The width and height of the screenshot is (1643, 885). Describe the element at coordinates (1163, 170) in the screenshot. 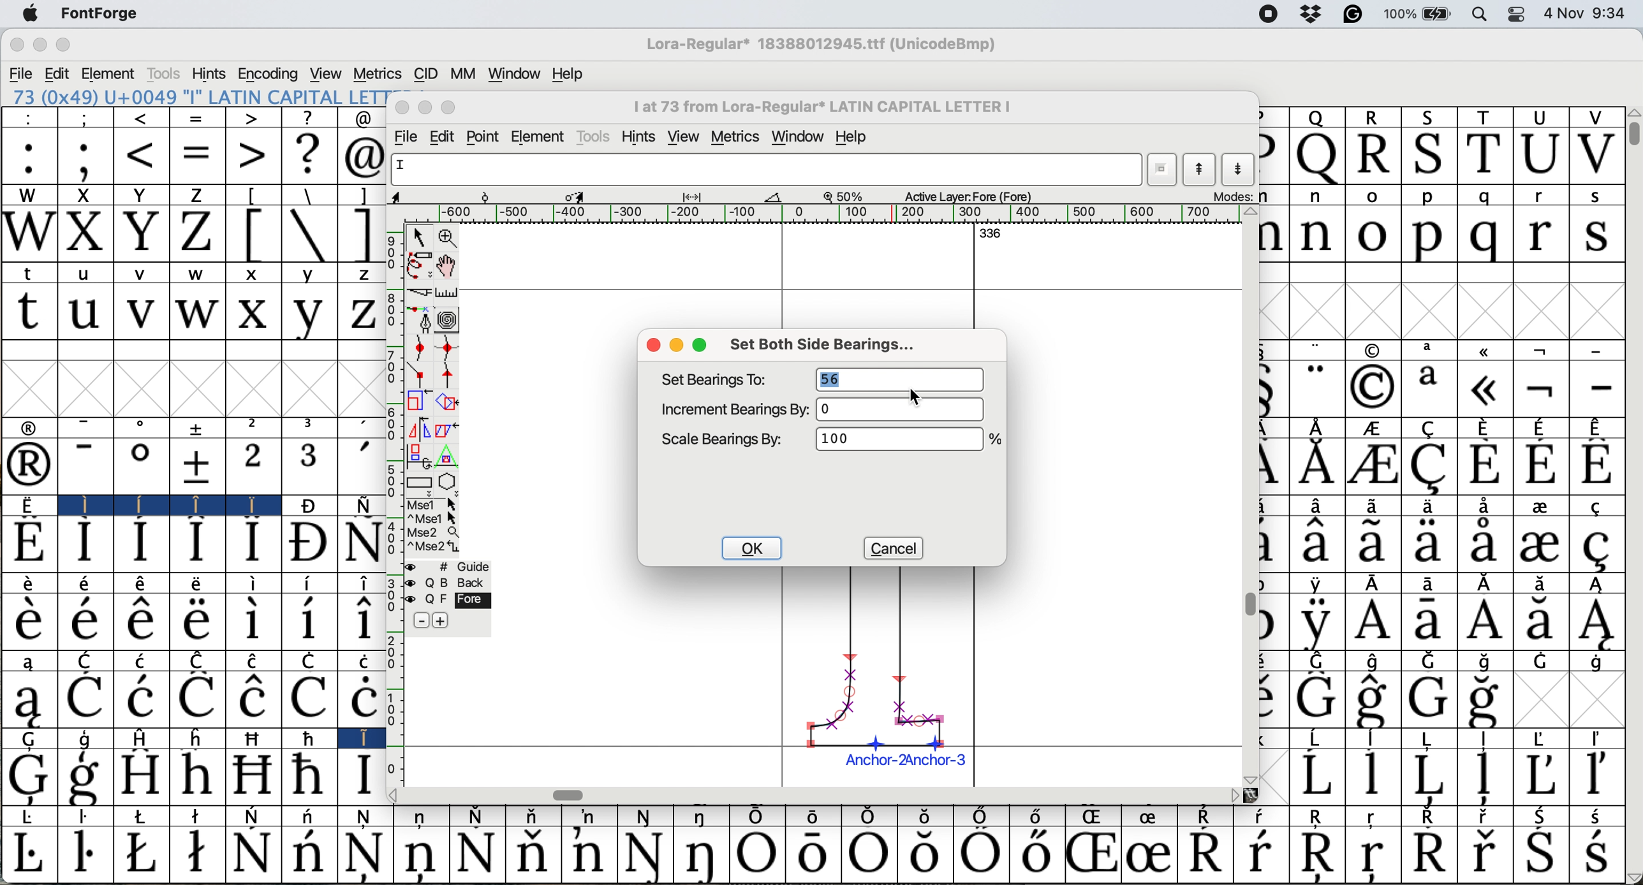

I see `current wordlist` at that location.